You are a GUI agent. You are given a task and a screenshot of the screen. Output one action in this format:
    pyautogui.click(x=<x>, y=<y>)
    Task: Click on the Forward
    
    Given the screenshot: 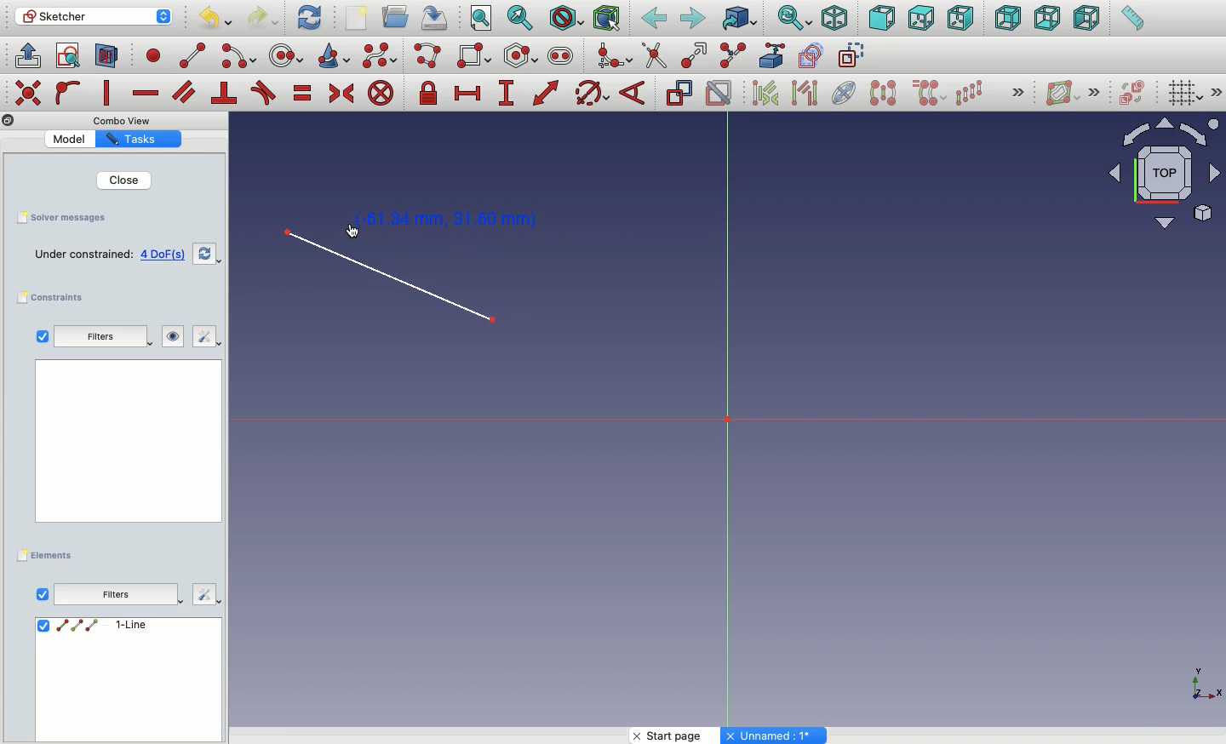 What is the action you would take?
    pyautogui.click(x=693, y=20)
    